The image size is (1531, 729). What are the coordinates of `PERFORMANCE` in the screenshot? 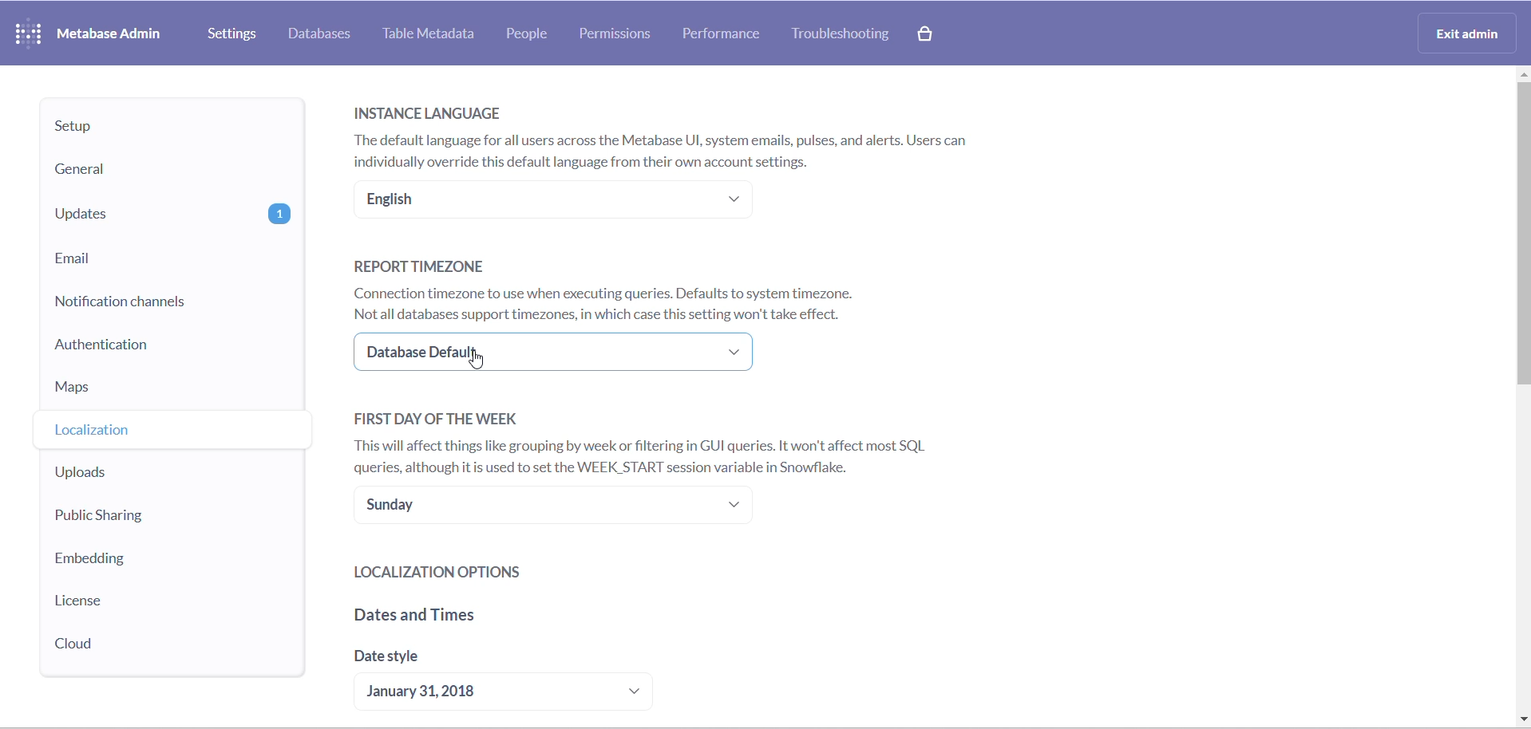 It's located at (729, 33).